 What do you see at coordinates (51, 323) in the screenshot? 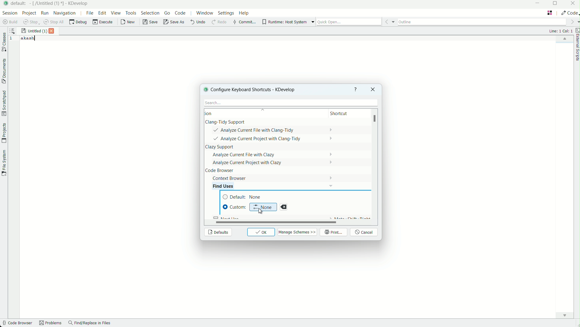
I see `problems` at bounding box center [51, 323].